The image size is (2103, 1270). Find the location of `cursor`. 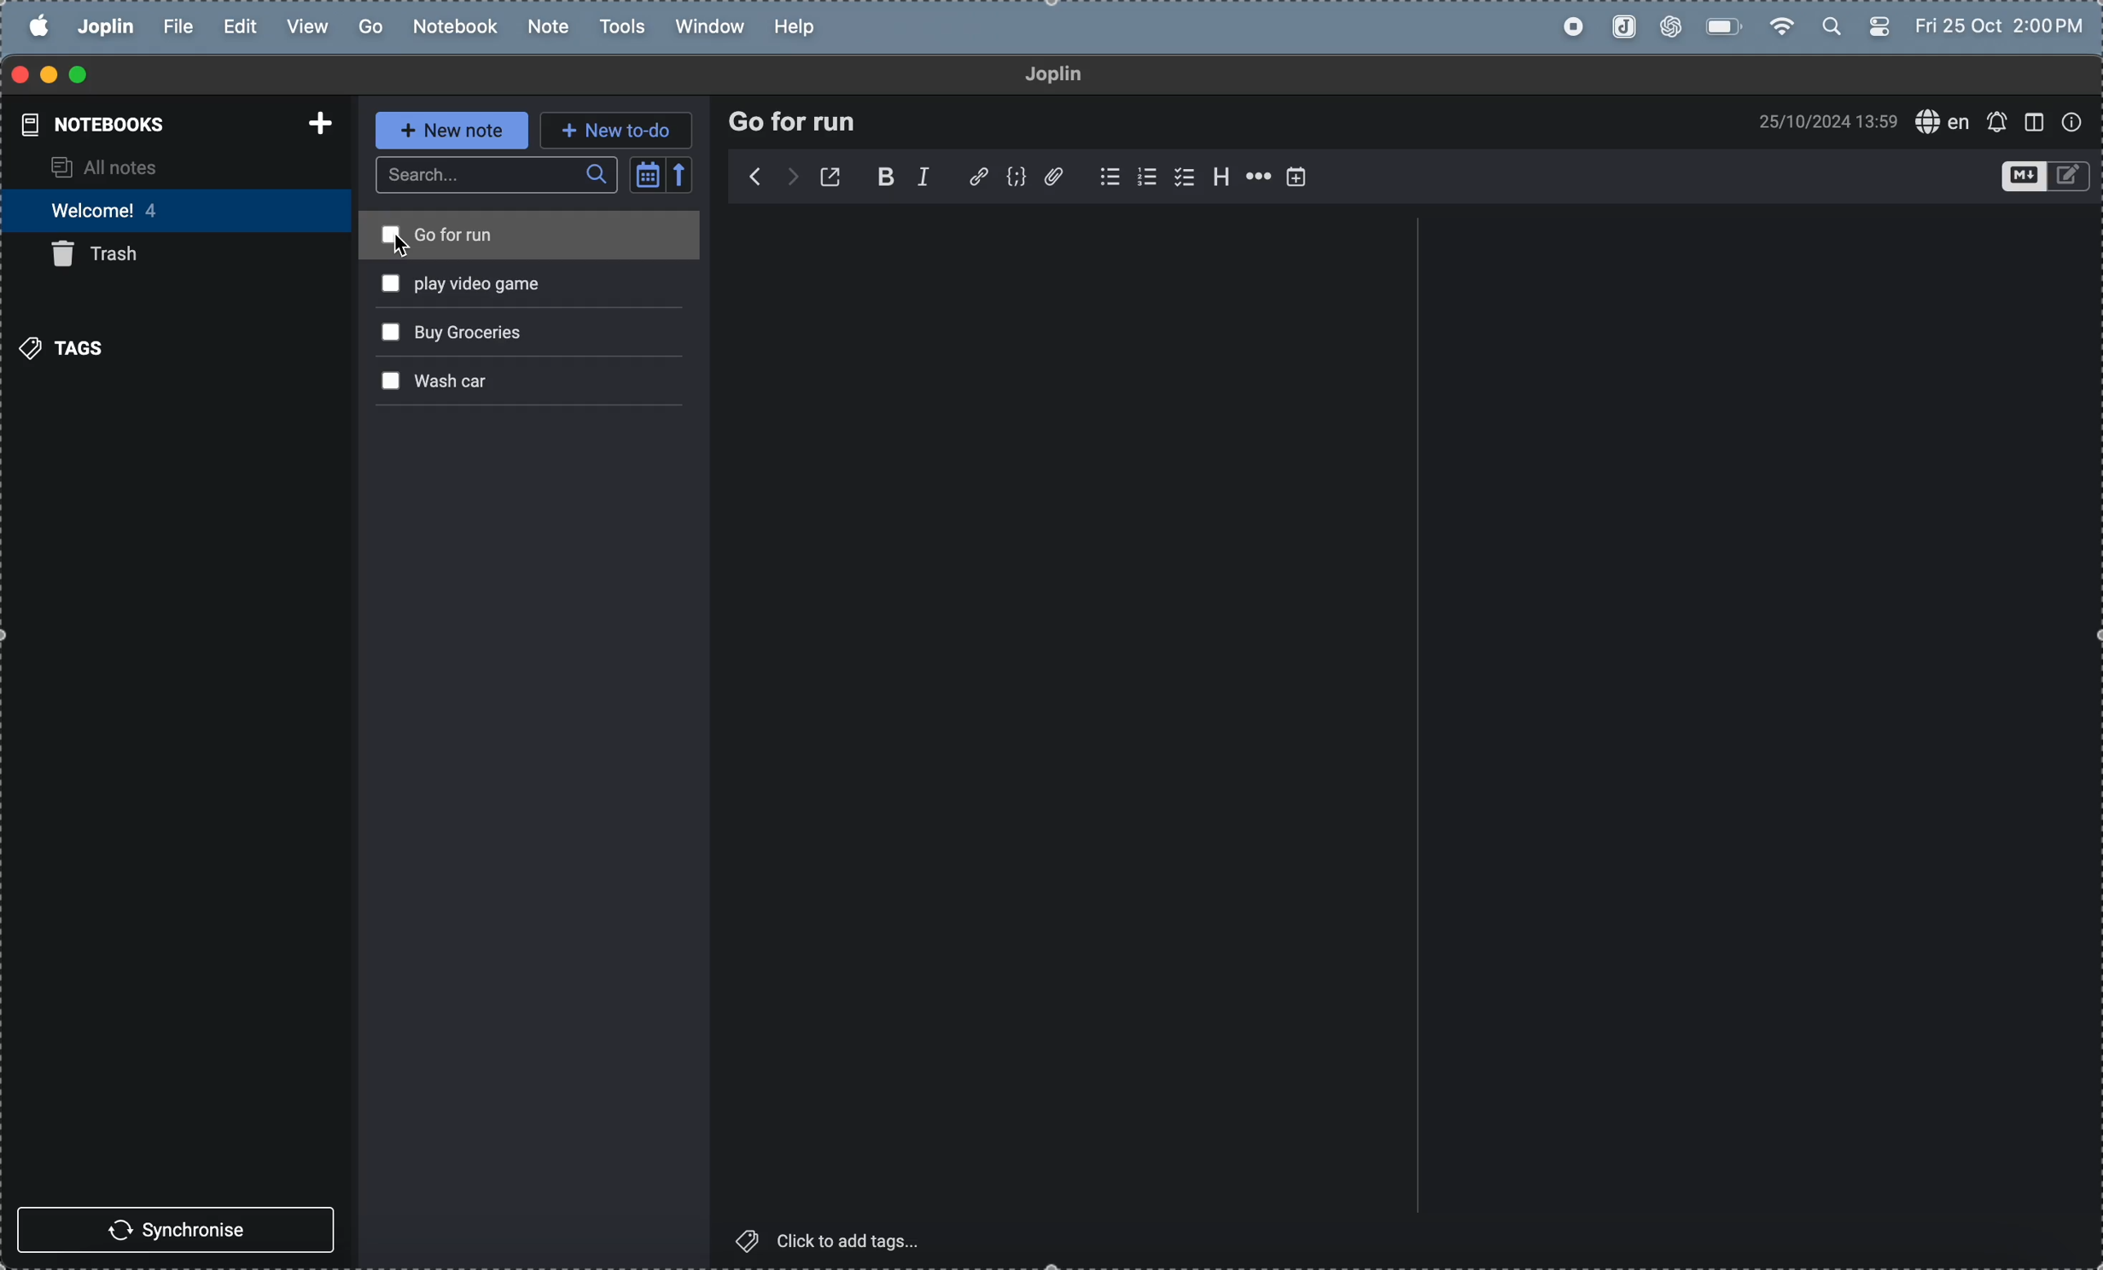

cursor is located at coordinates (405, 247).